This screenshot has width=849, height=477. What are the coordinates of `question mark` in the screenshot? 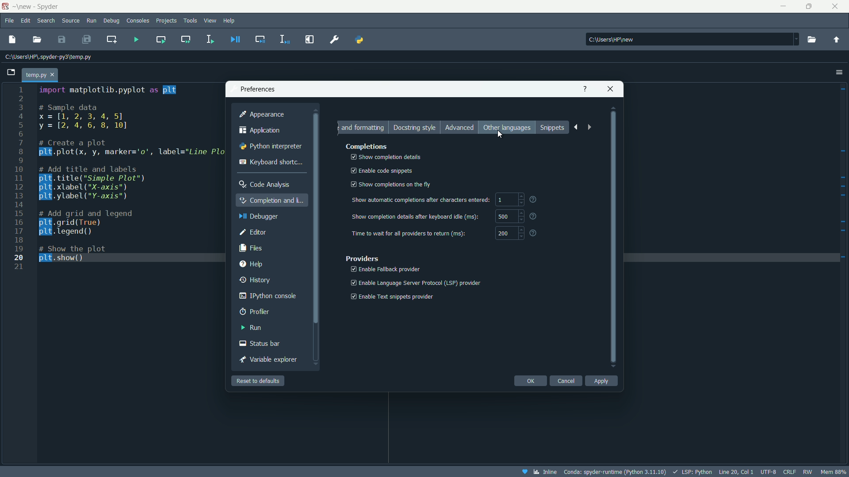 It's located at (535, 216).